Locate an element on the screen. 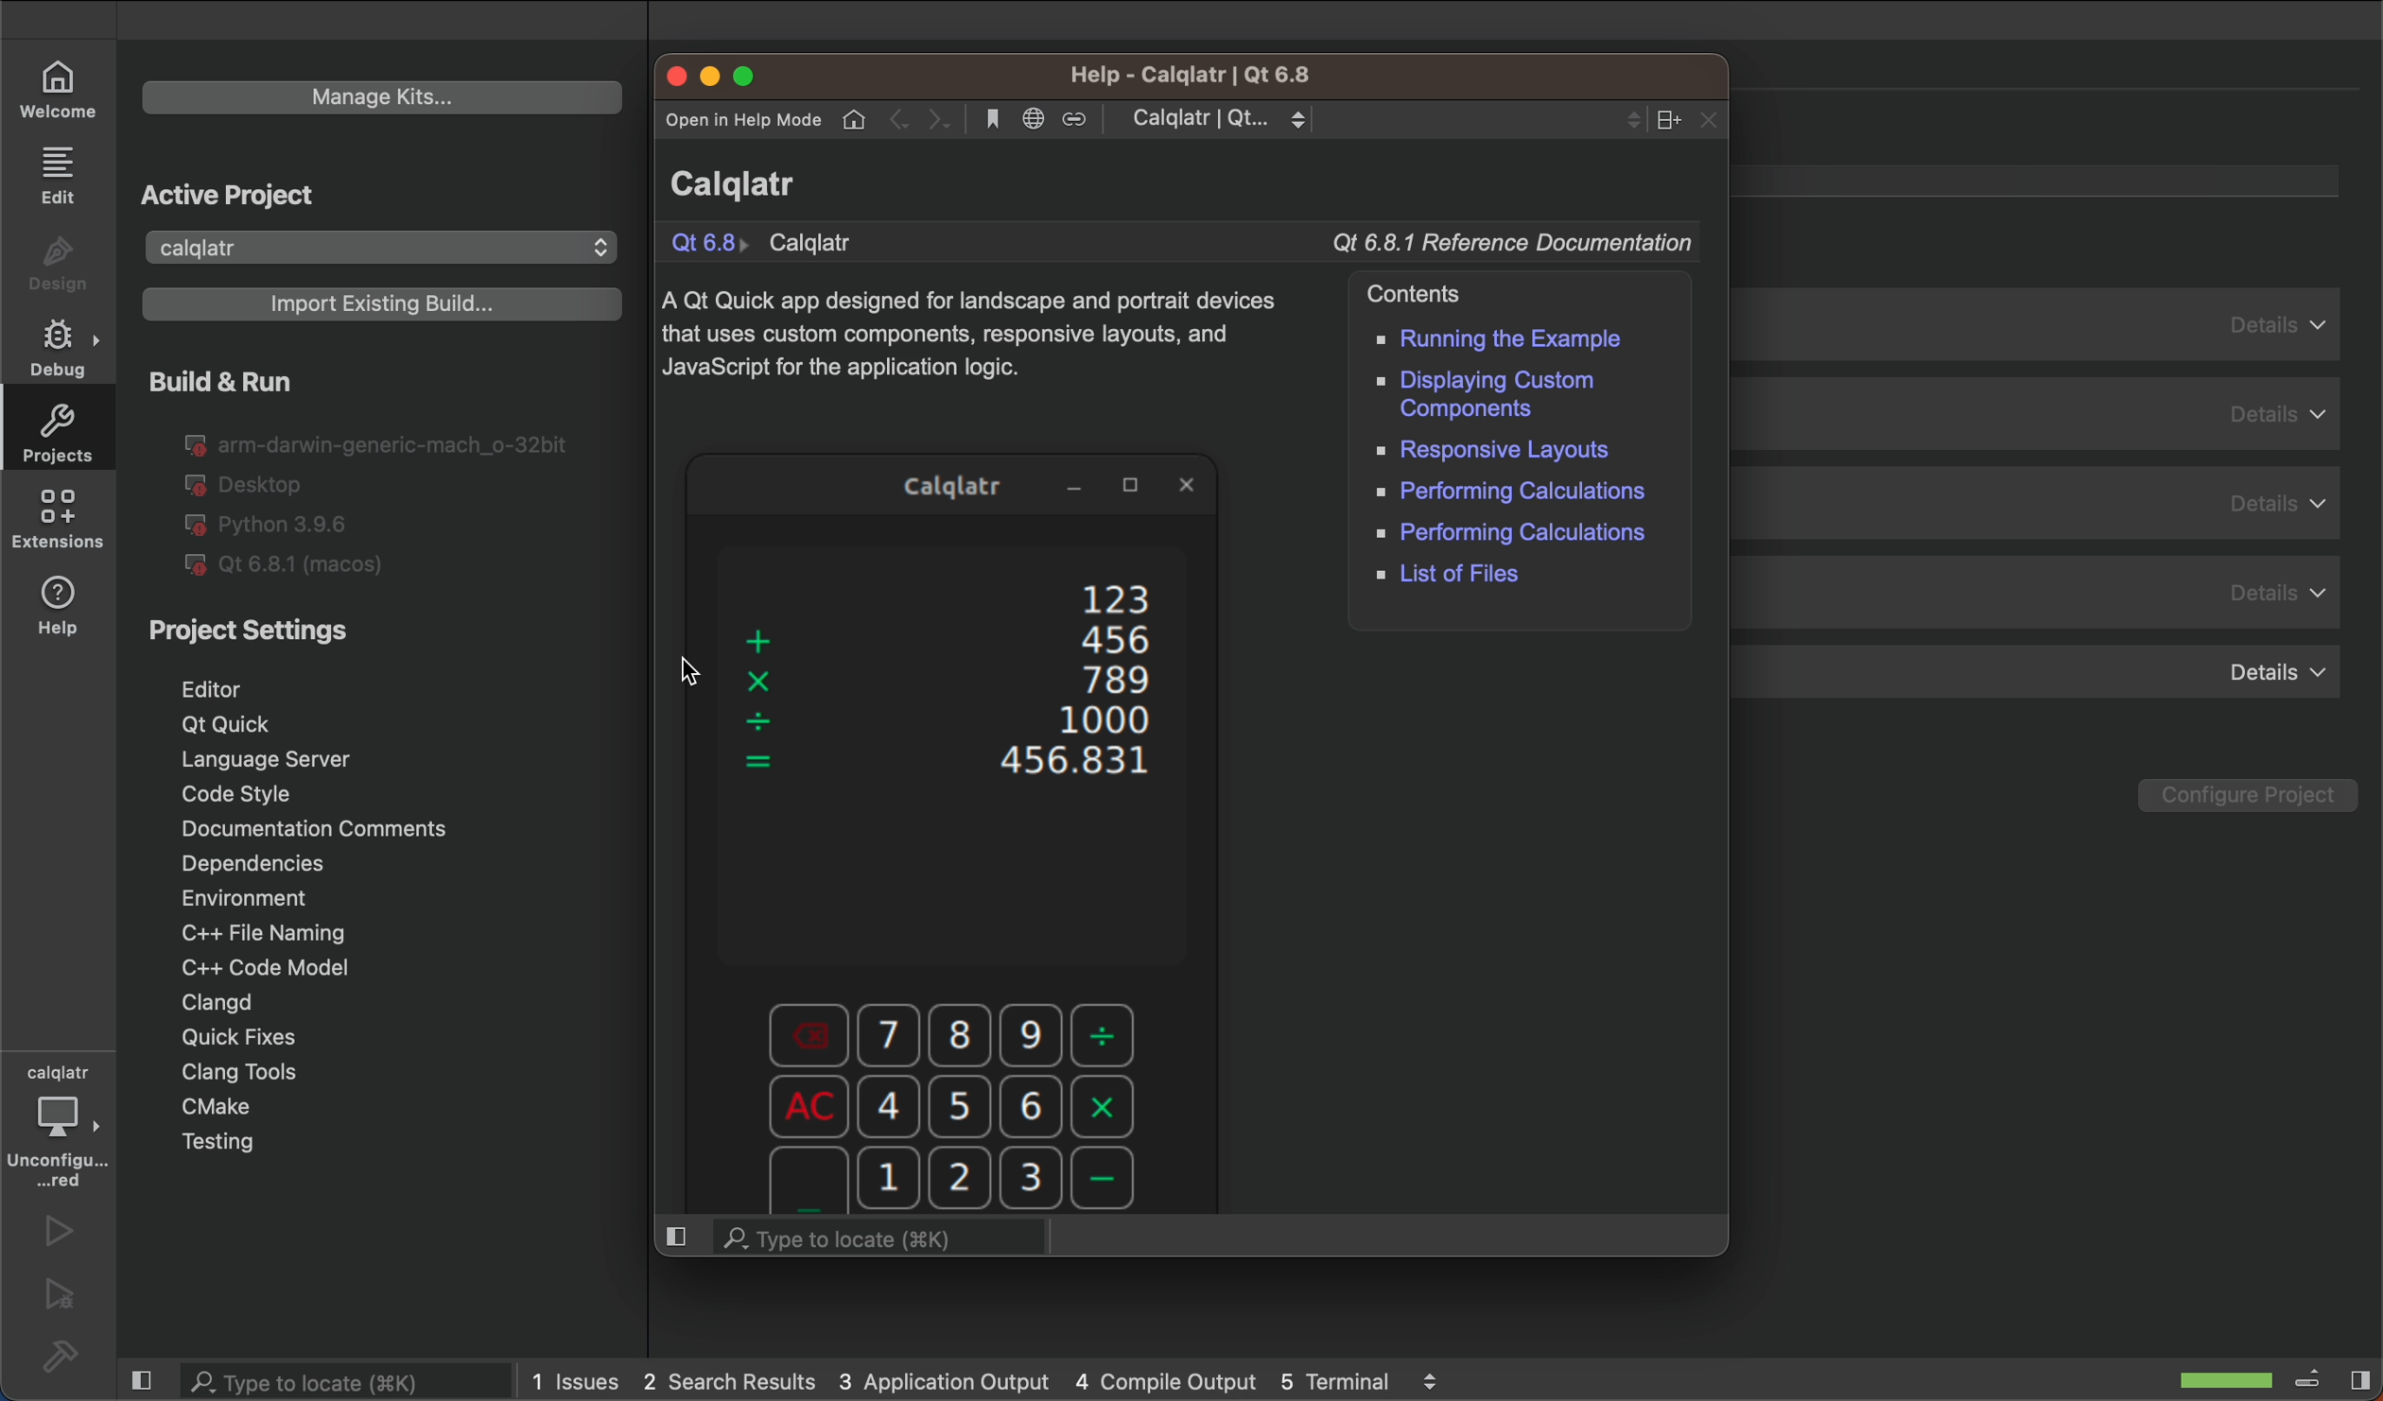 This screenshot has width=2383, height=1401. issues is located at coordinates (577, 1381).